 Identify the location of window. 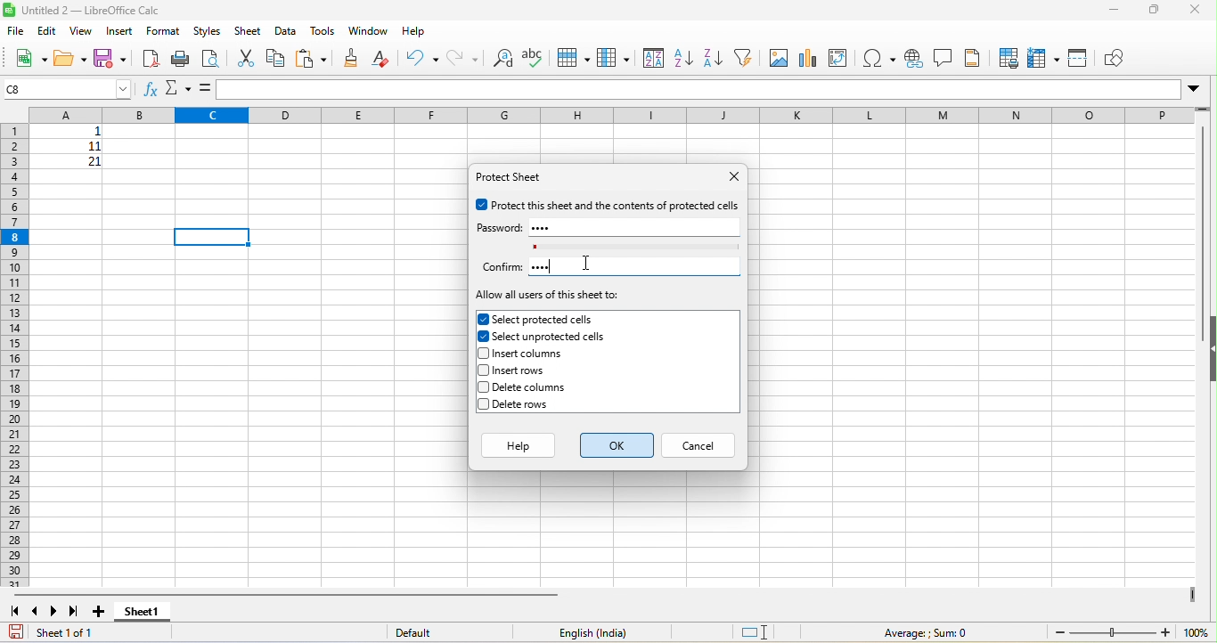
(367, 32).